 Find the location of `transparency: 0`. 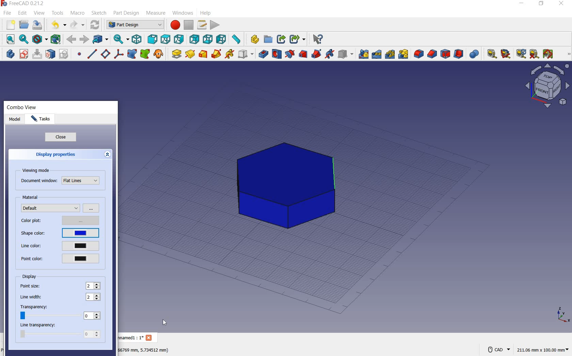

transparency: 0 is located at coordinates (92, 313).